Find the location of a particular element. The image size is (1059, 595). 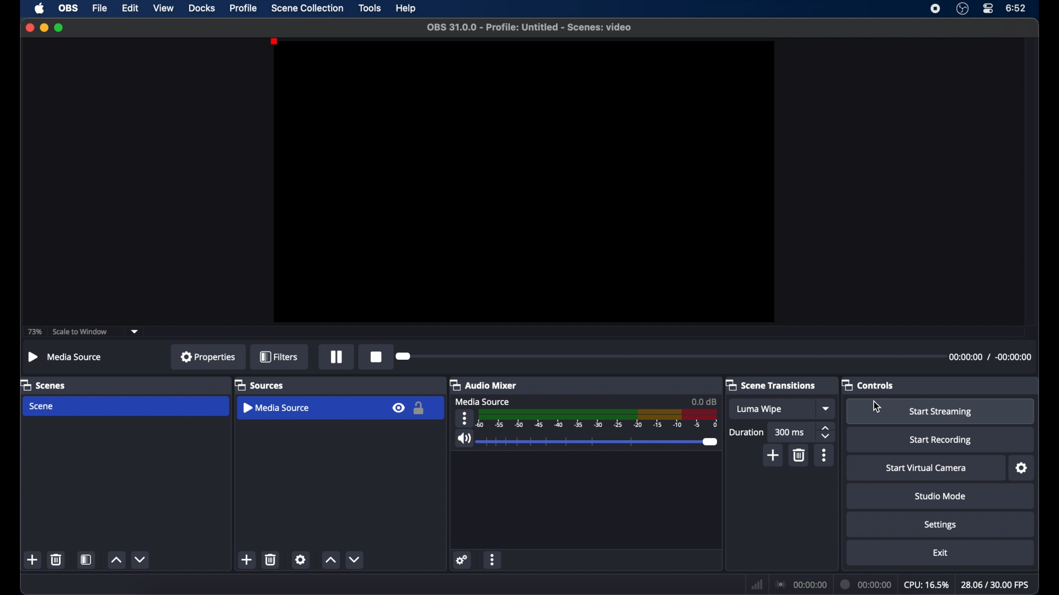

control center is located at coordinates (988, 8).